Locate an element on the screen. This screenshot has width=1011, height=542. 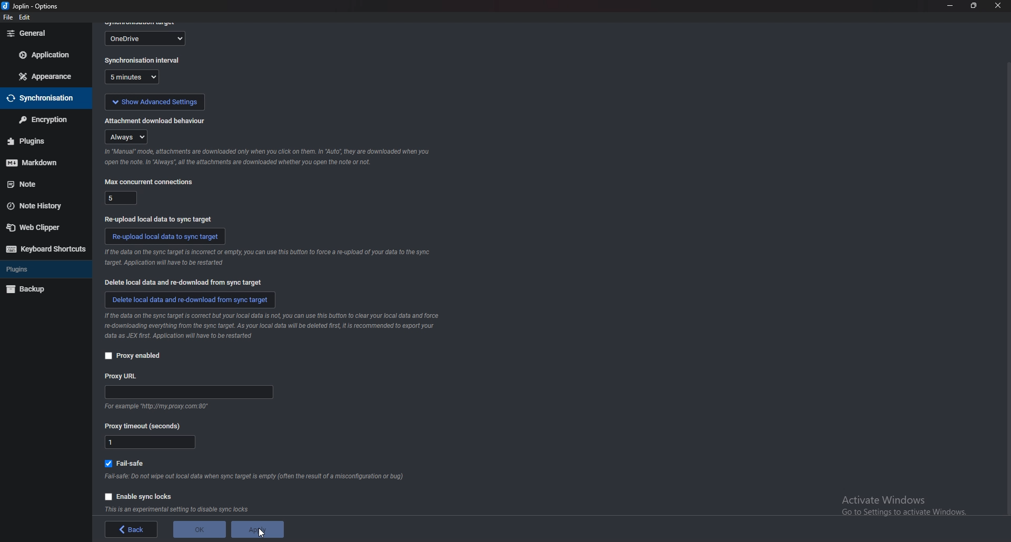
markdown is located at coordinates (38, 164).